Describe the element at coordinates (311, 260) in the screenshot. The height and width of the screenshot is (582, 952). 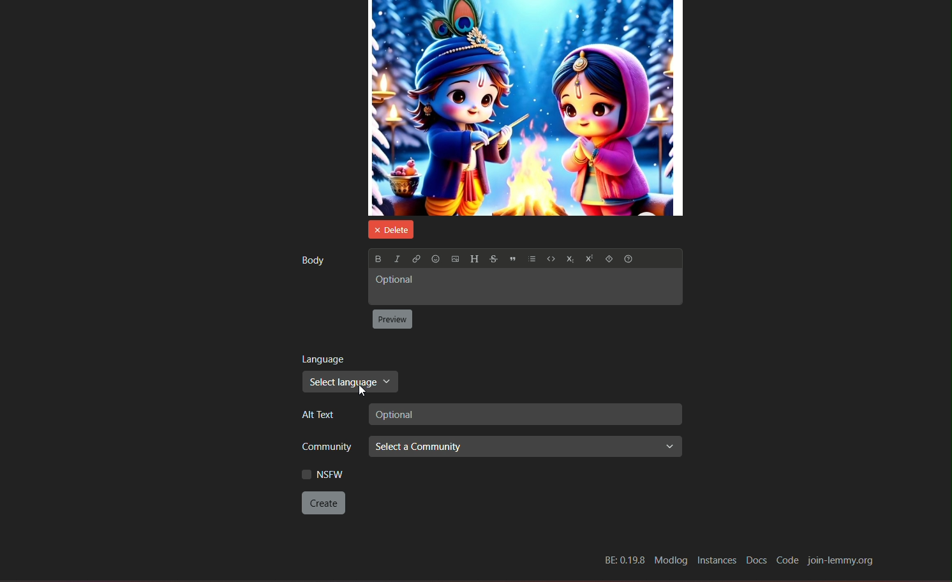
I see `body` at that location.